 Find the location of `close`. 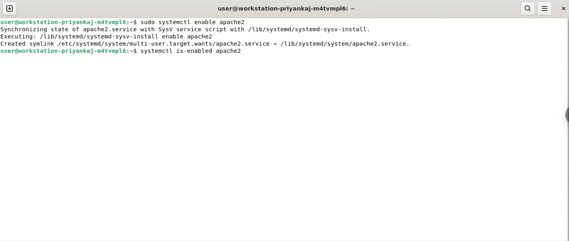

close is located at coordinates (562, 8).